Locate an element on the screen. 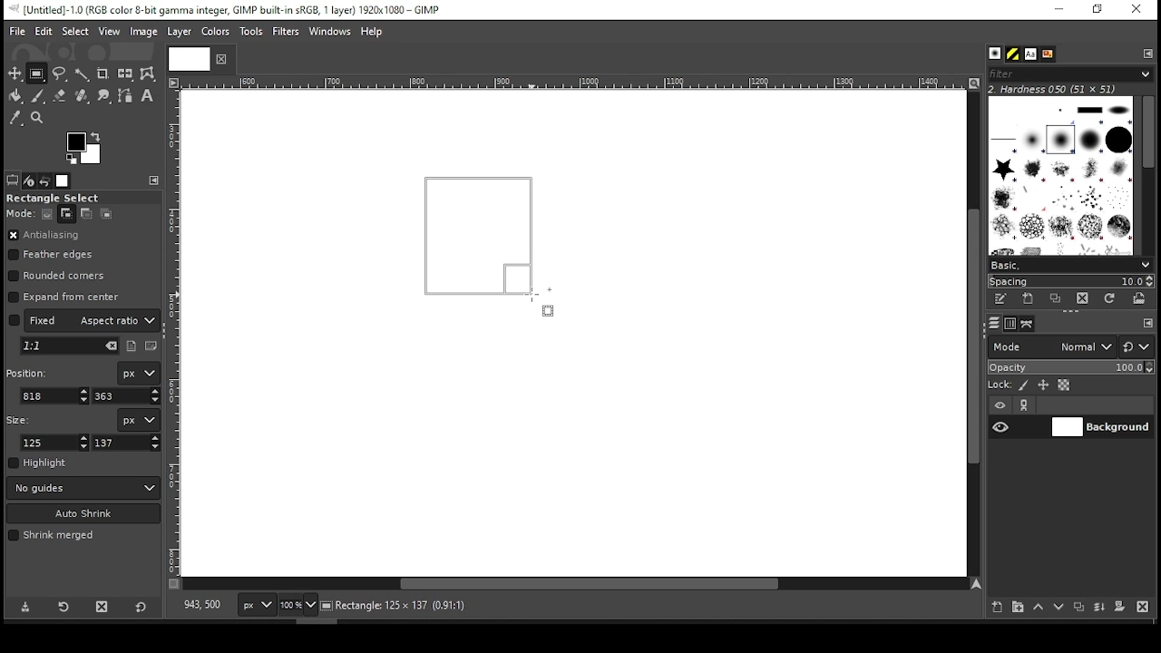 The width and height of the screenshot is (1161, 653). configure this tab is located at coordinates (156, 180).